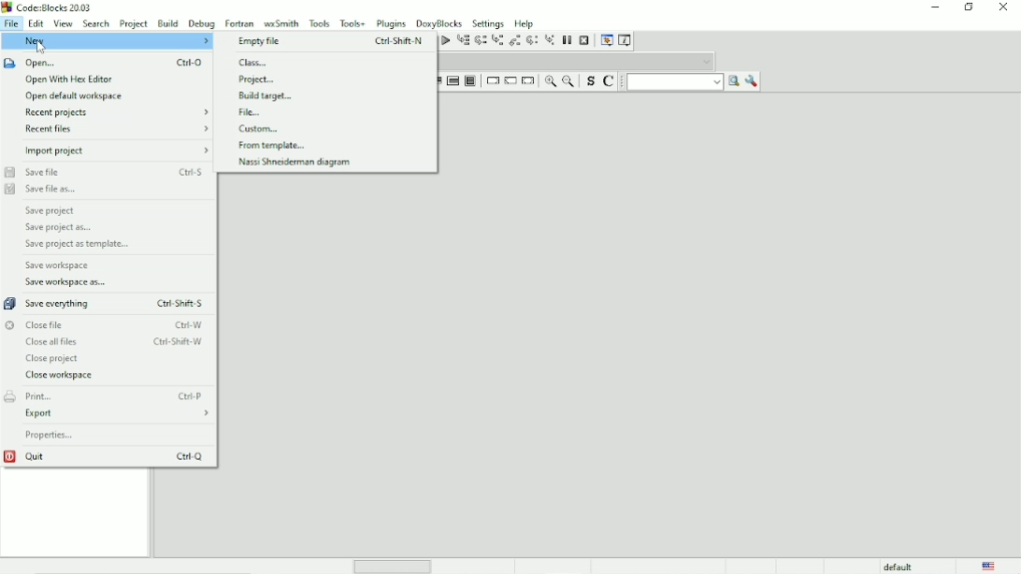 This screenshot has width=1021, height=574. I want to click on Open, so click(107, 63).